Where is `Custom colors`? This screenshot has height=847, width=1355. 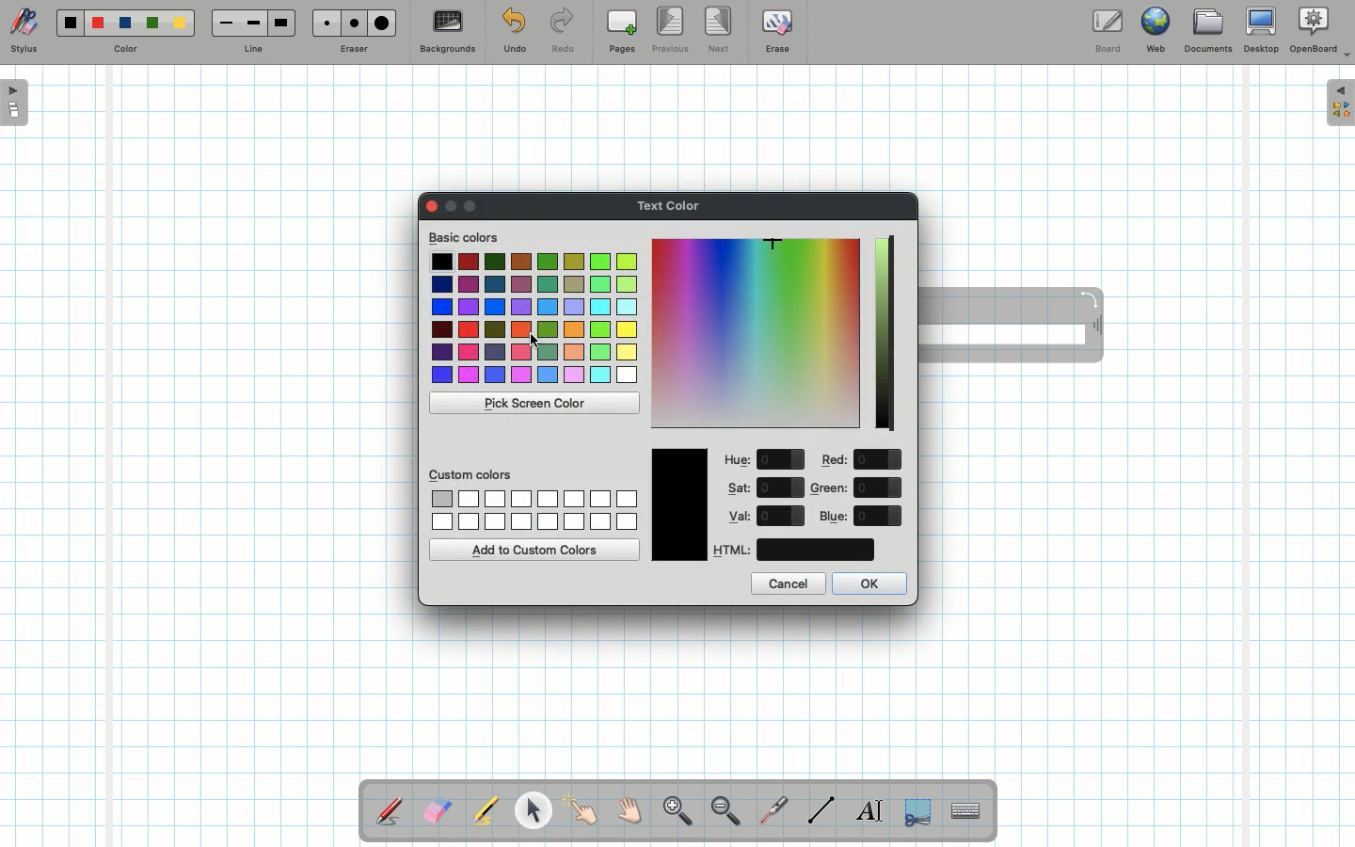
Custom colors is located at coordinates (472, 473).